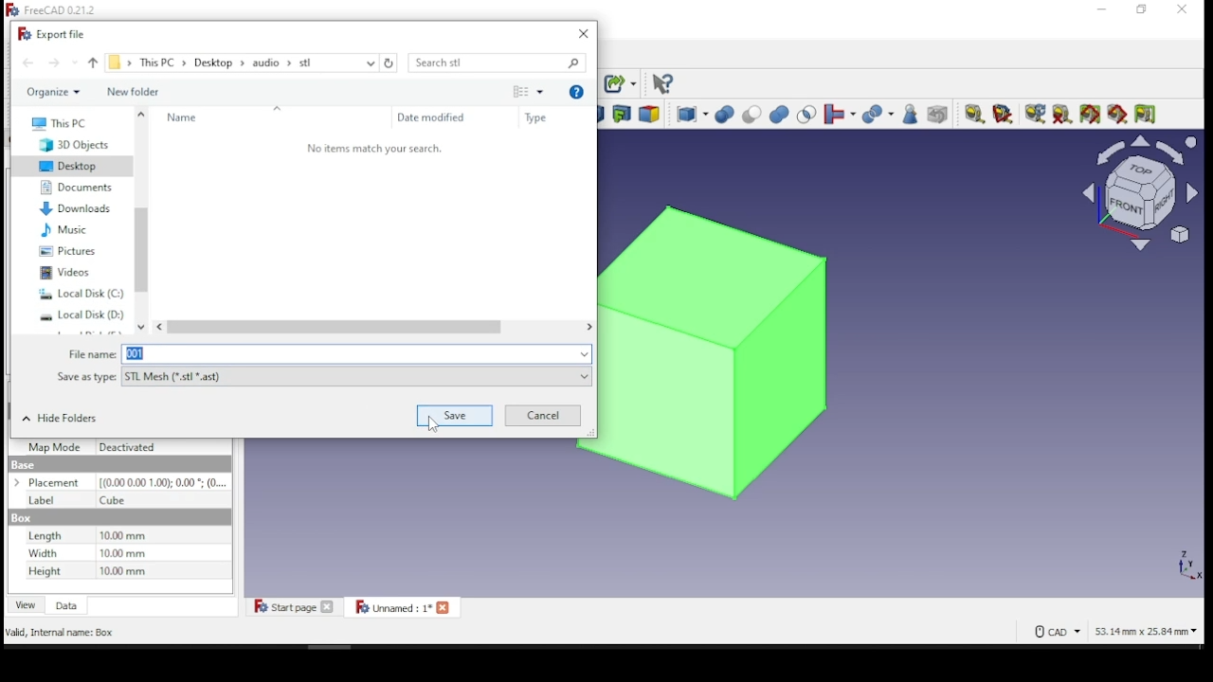 Image resolution: width=1213 pixels, height=682 pixels. What do you see at coordinates (131, 447) in the screenshot?
I see `Deactivated` at bounding box center [131, 447].